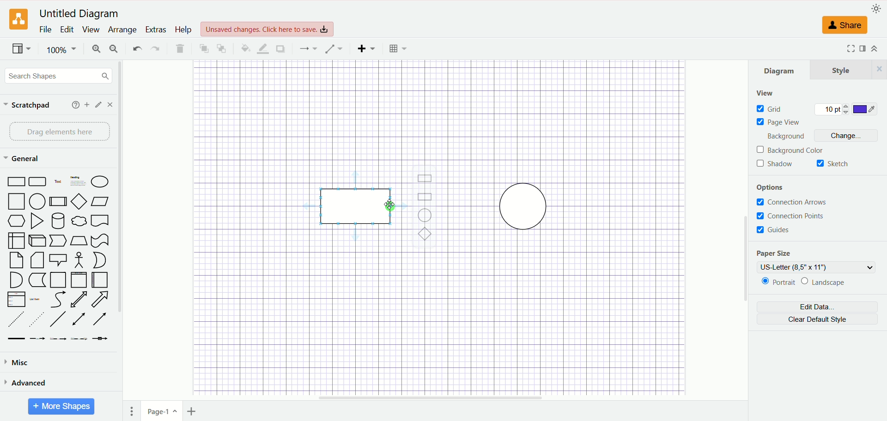 The image size is (887, 421). I want to click on misc, so click(21, 361).